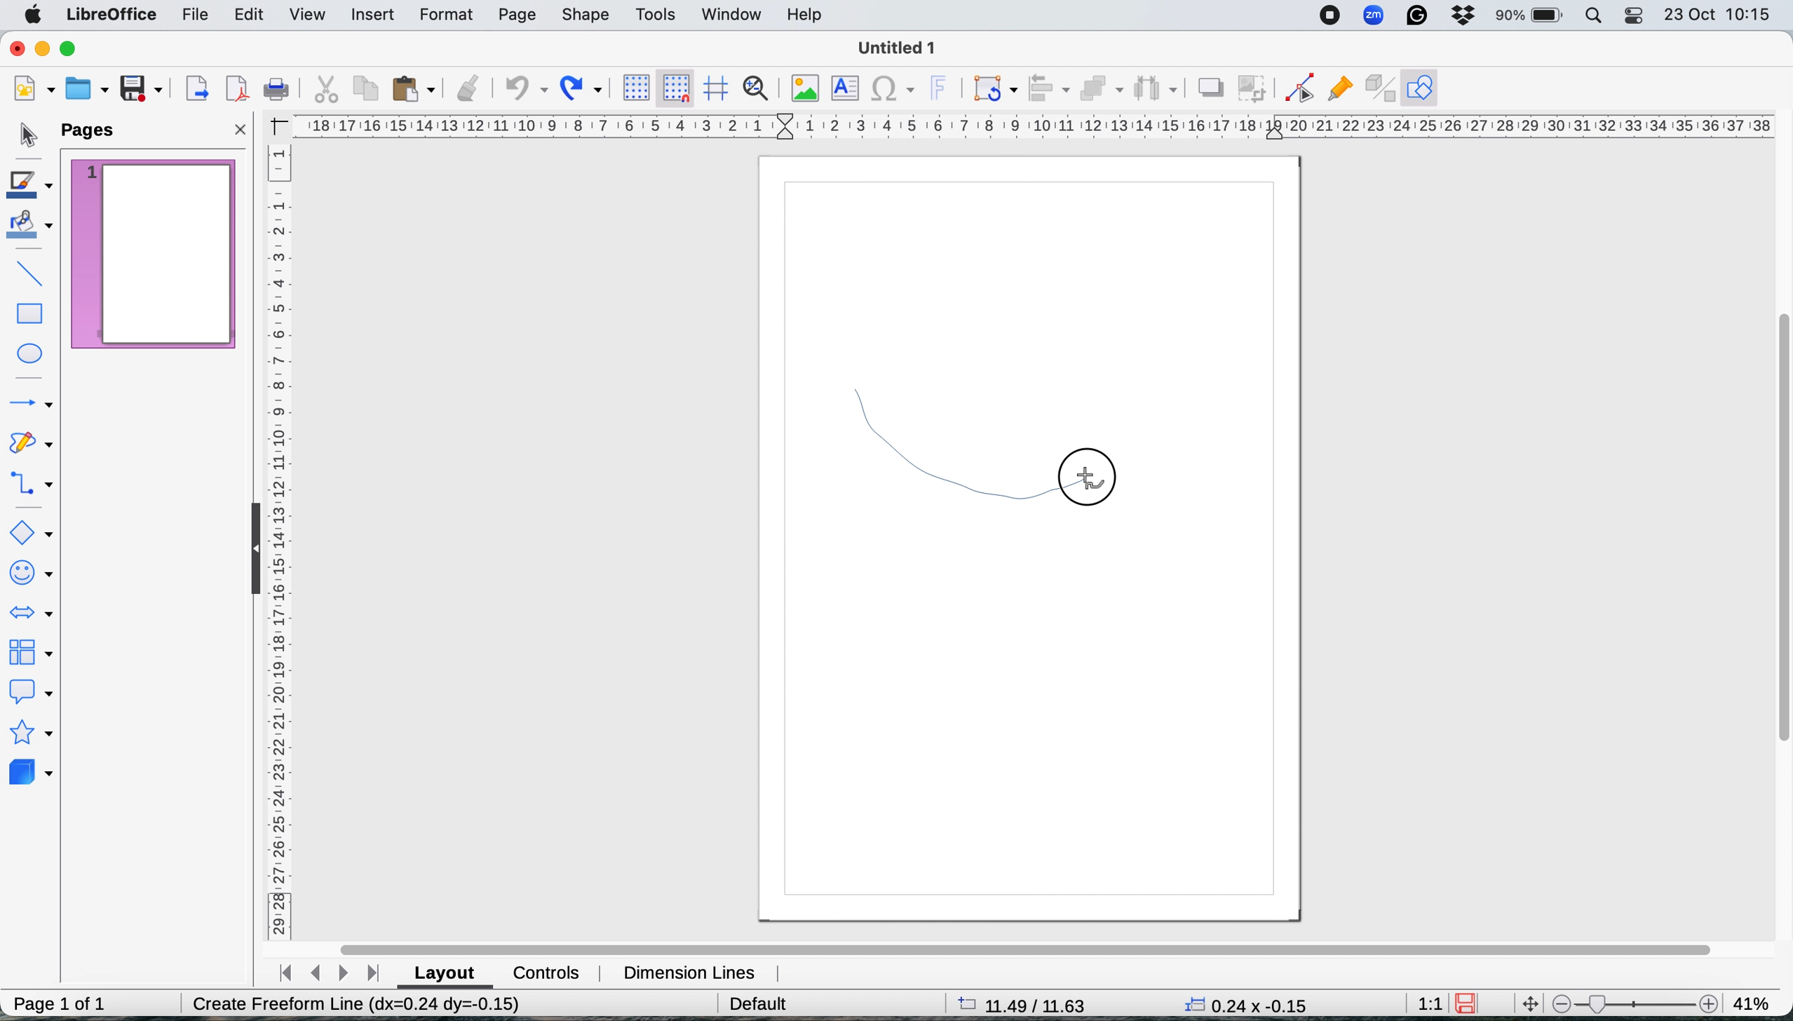  I want to click on crop image, so click(1255, 90).